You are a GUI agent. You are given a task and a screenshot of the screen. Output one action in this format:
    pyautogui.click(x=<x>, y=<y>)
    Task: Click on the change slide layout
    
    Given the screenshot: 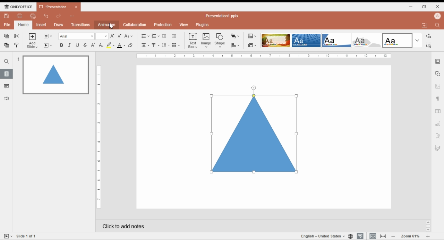 What is the action you would take?
    pyautogui.click(x=48, y=36)
    